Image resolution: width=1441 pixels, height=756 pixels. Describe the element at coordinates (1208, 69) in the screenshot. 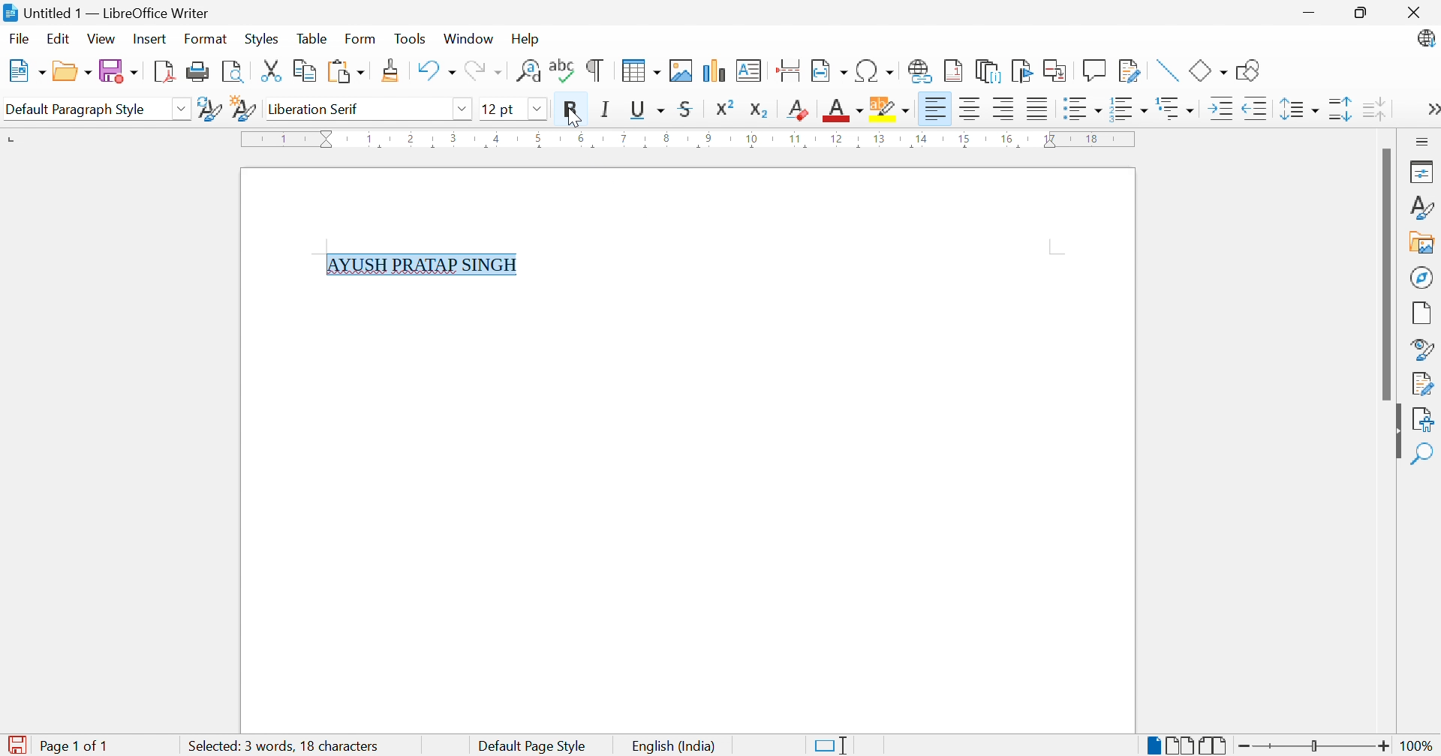

I see `Basic Shapes` at that location.